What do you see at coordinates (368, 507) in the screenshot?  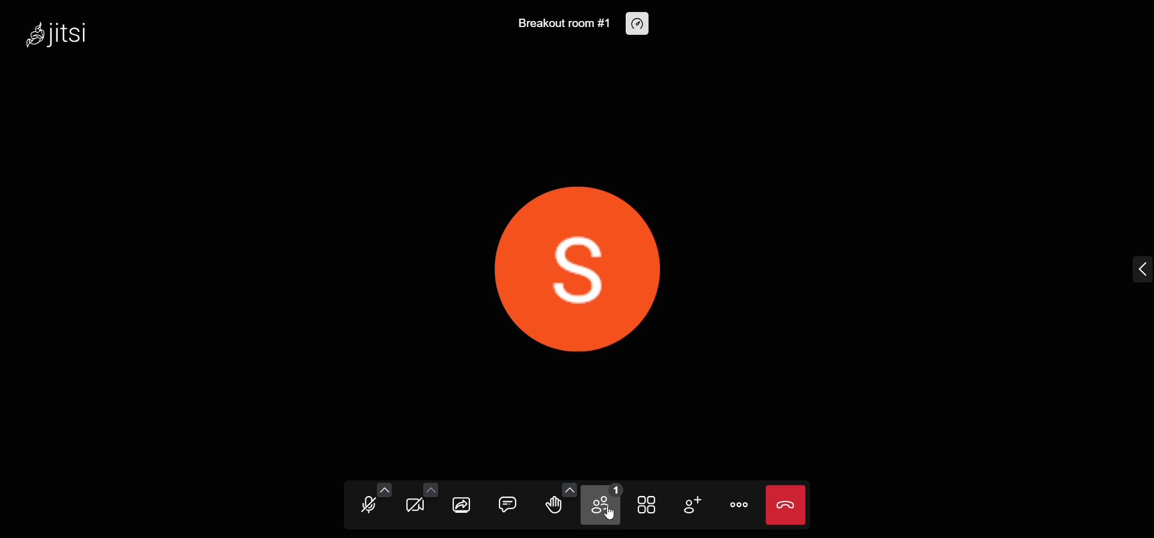 I see `microphone` at bounding box center [368, 507].